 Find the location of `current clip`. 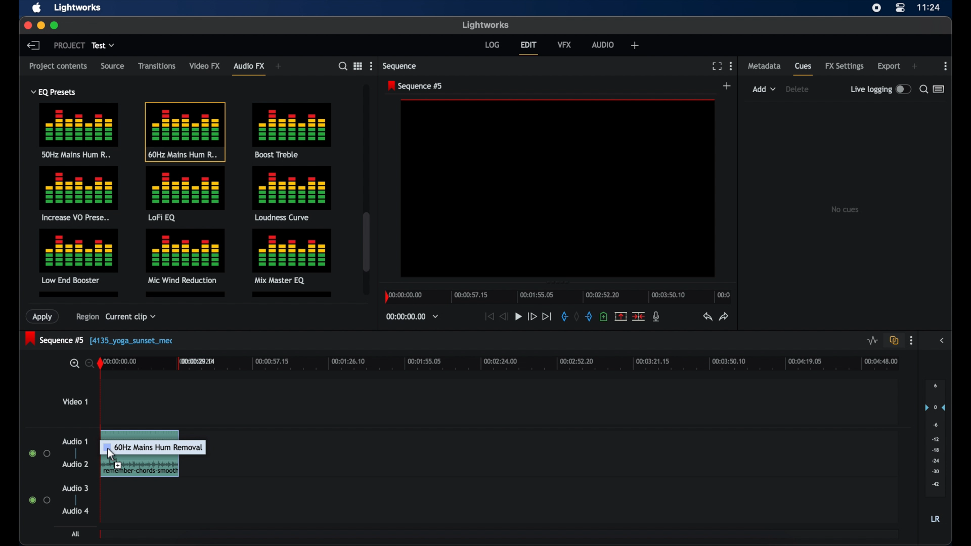

current clip is located at coordinates (130, 318).